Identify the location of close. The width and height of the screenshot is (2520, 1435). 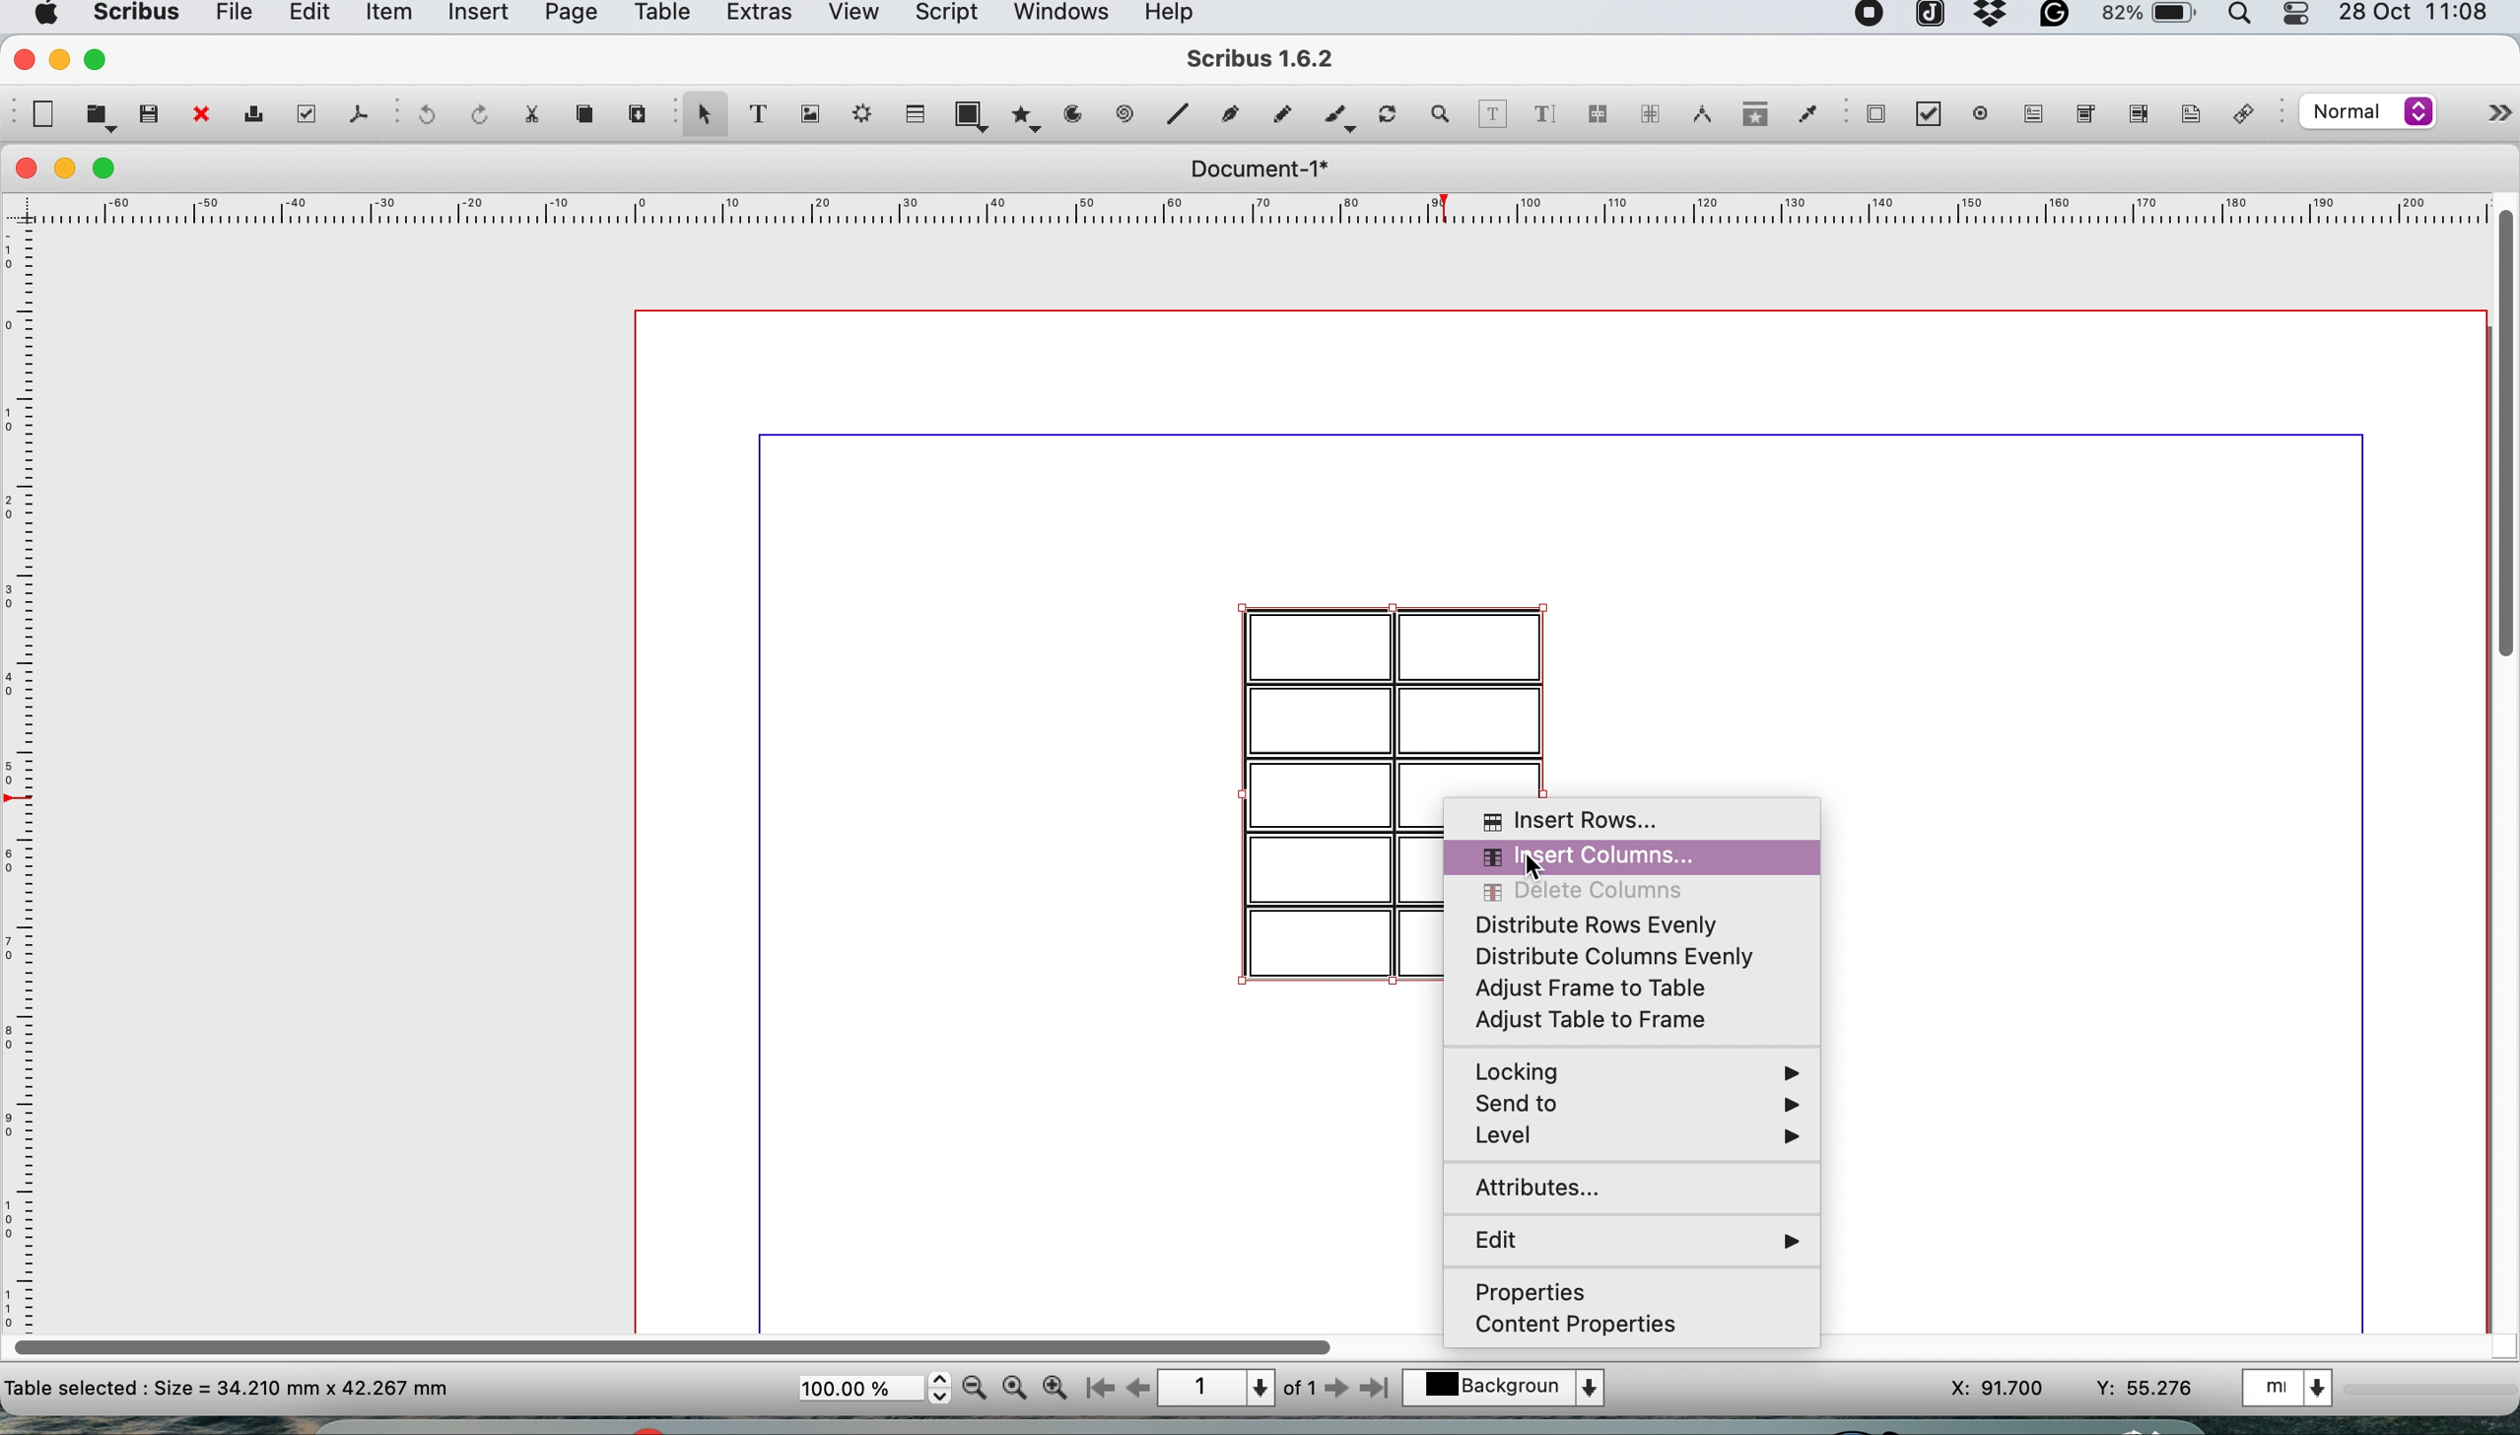
(199, 116).